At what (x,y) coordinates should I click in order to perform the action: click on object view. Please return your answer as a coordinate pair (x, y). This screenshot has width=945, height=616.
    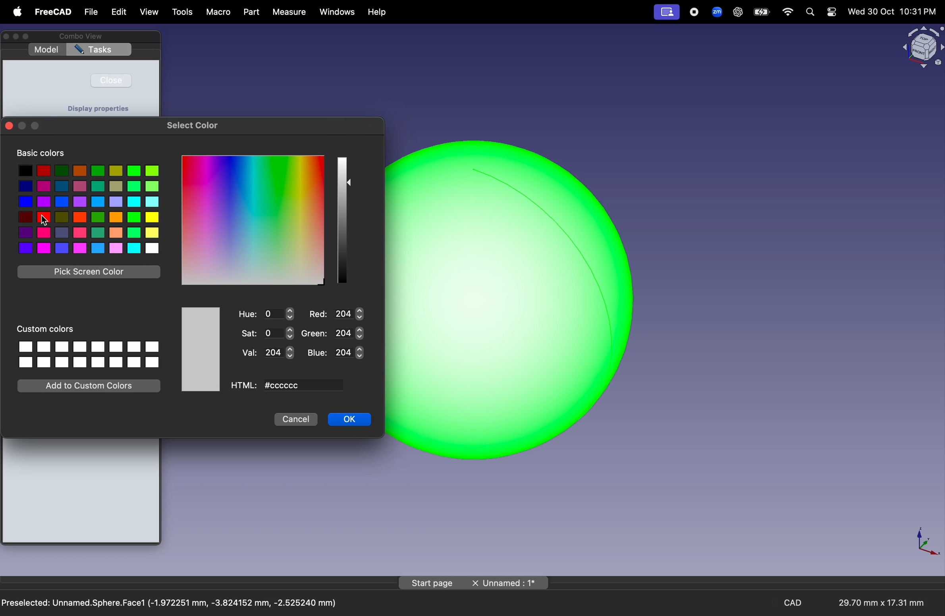
    Looking at the image, I should click on (922, 46).